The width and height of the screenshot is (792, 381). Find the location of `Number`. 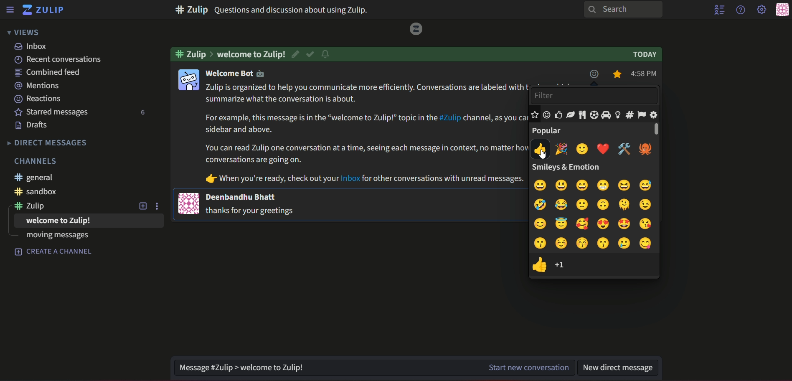

Number is located at coordinates (141, 113).